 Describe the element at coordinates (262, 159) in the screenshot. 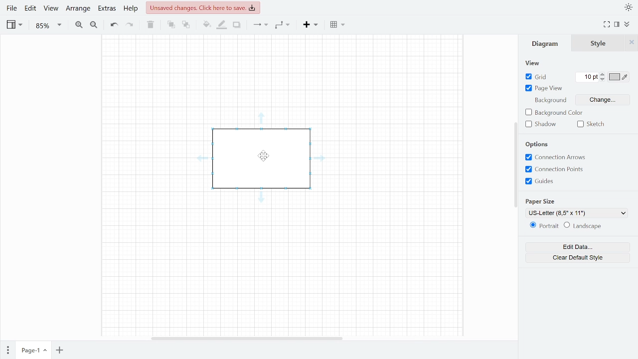

I see `Current shape` at that location.